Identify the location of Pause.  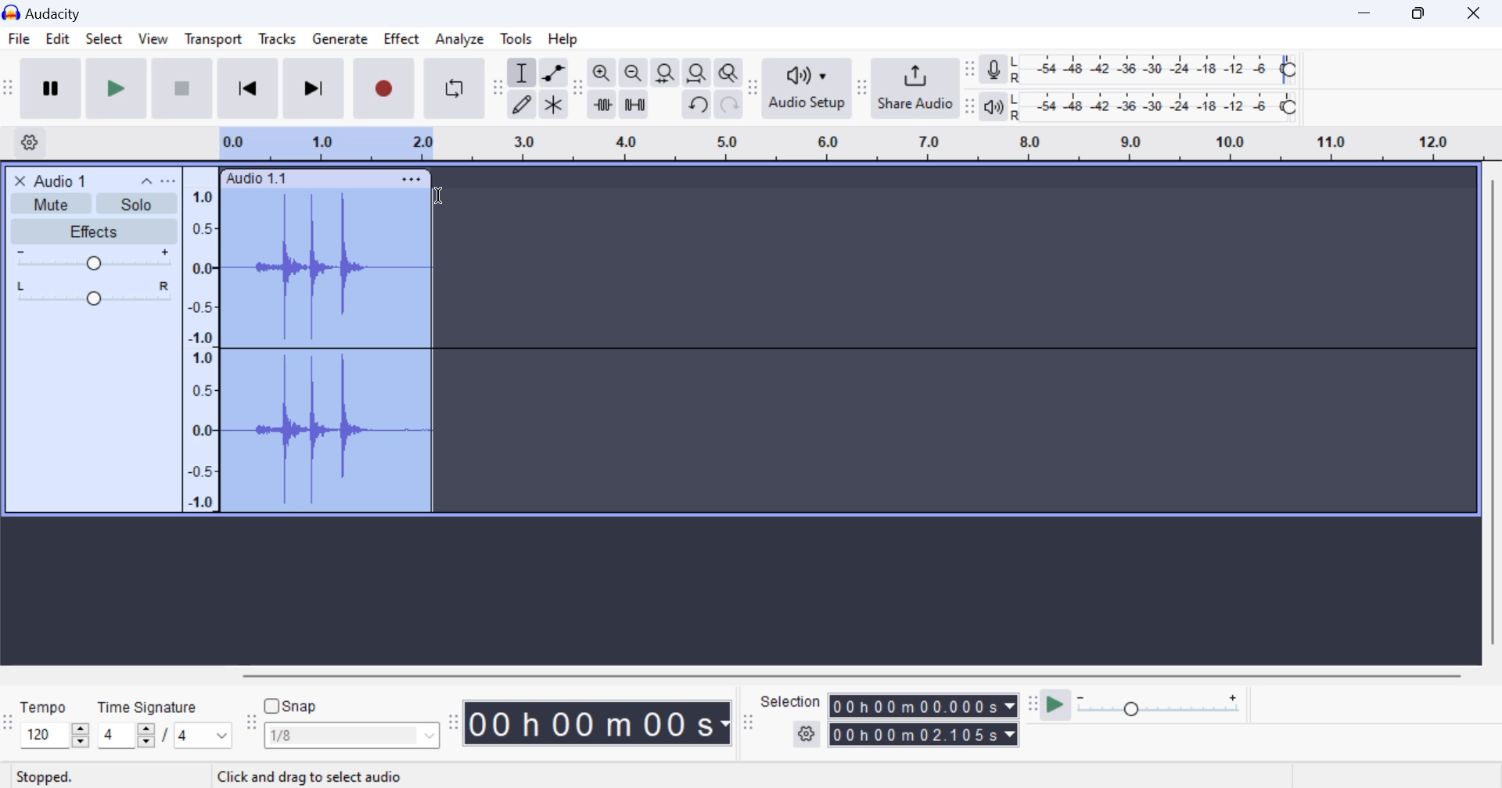
(50, 88).